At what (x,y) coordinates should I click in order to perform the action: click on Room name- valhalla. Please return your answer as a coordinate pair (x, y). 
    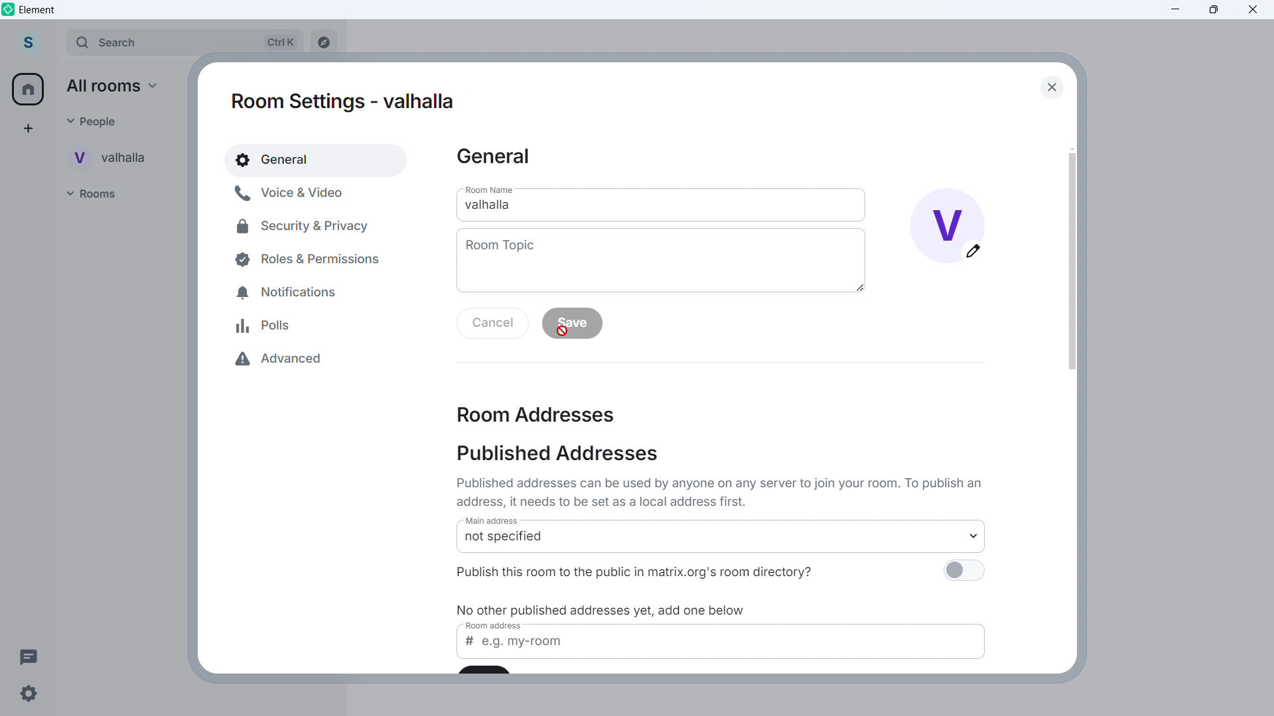
    Looking at the image, I should click on (491, 205).